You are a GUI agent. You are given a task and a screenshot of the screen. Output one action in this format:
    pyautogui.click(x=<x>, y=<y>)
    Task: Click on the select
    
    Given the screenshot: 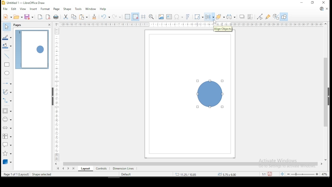 What is the action you would take?
    pyautogui.click(x=6, y=26)
    